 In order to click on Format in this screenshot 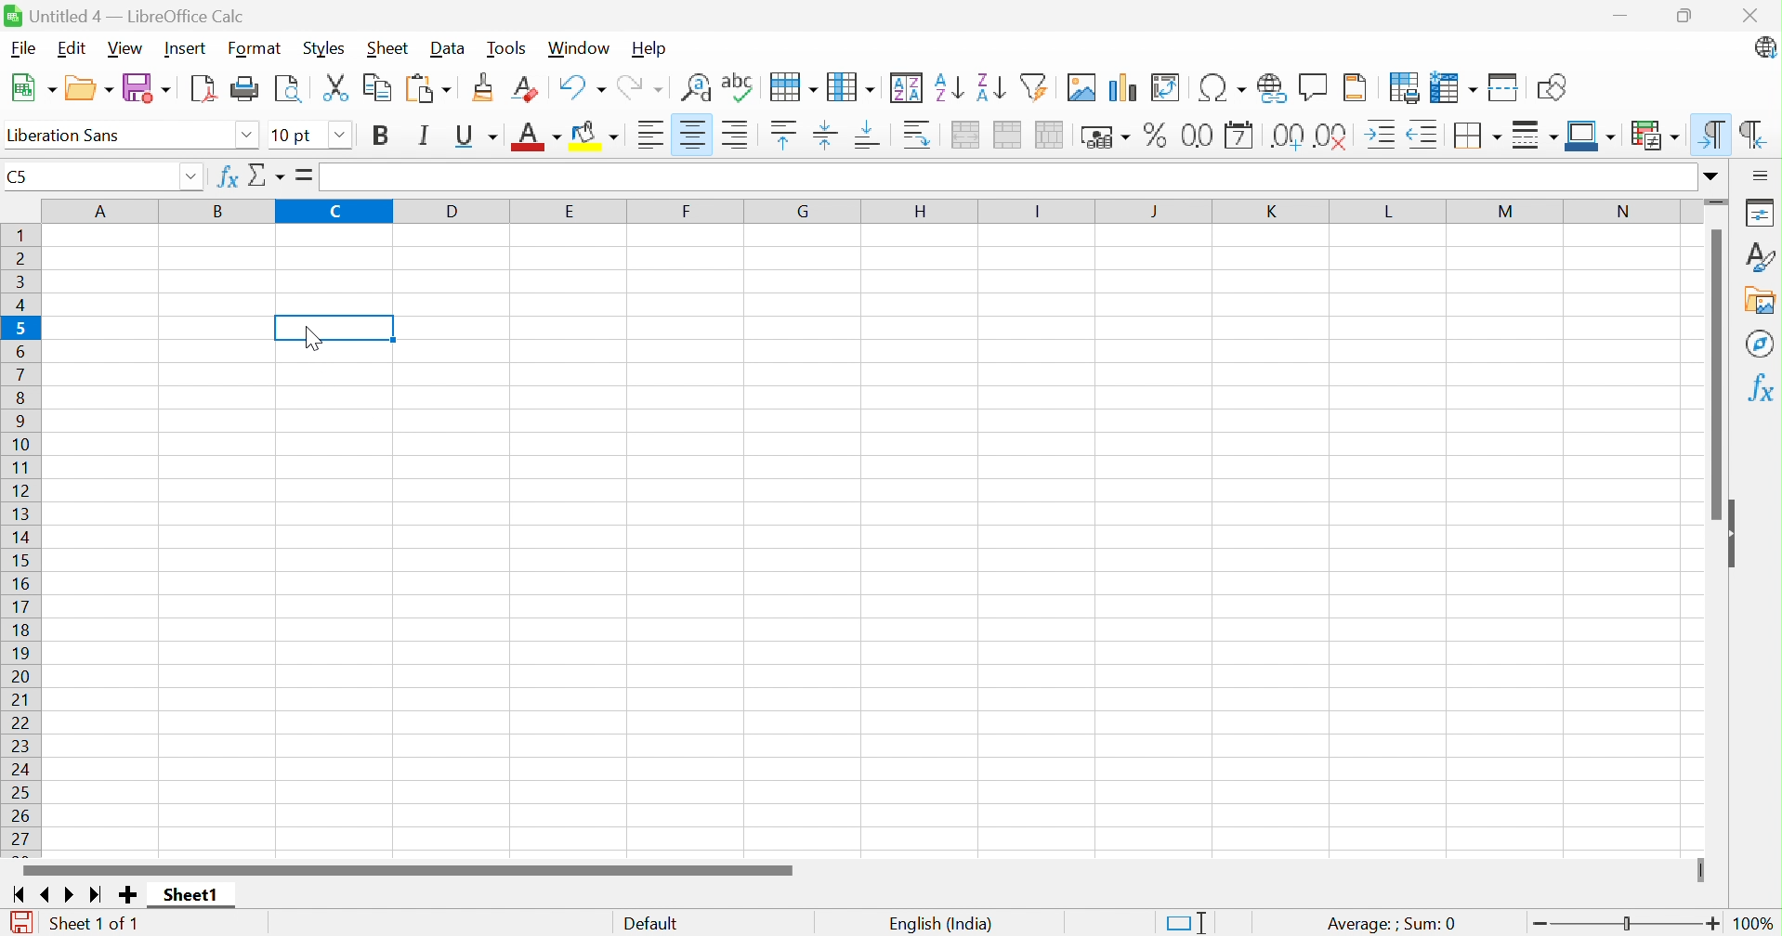, I will do `click(256, 47)`.